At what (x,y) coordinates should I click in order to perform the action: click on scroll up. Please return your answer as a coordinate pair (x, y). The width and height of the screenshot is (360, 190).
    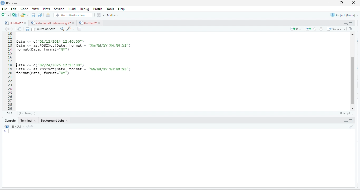
    Looking at the image, I should click on (353, 34).